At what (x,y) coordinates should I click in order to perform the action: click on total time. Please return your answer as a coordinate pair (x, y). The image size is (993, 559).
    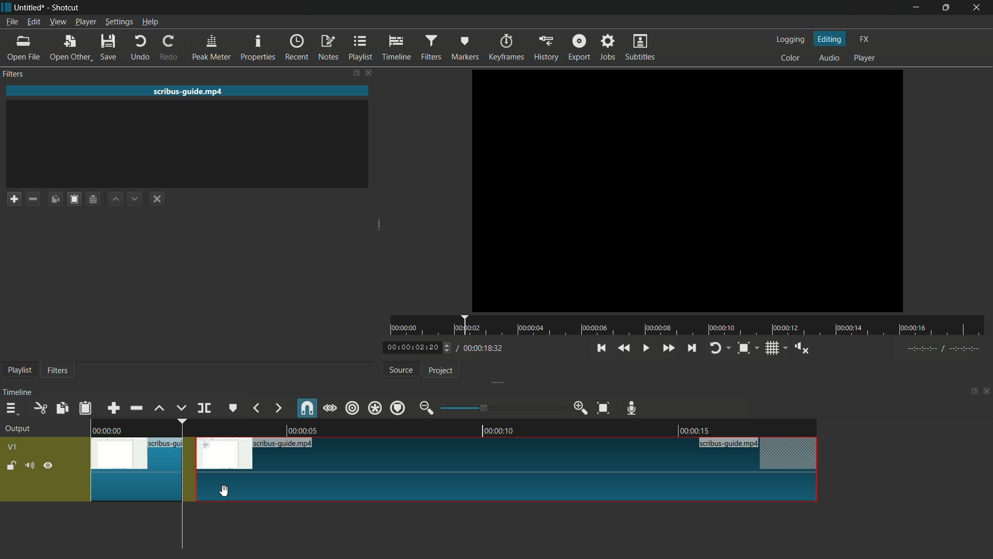
    Looking at the image, I should click on (480, 348).